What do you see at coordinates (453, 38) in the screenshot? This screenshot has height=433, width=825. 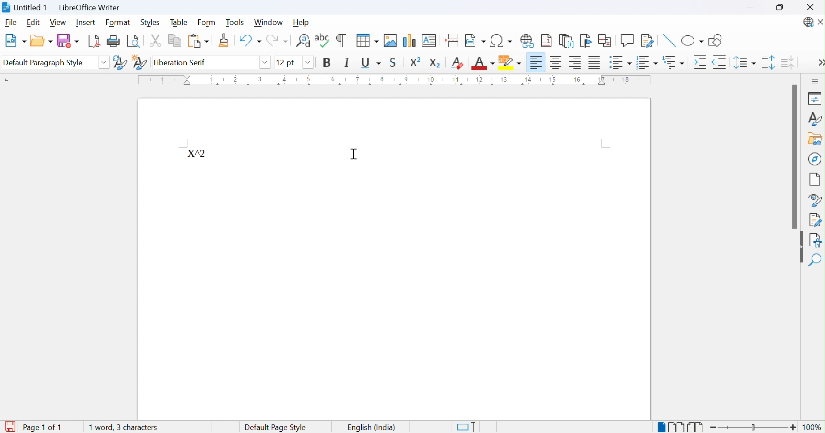 I see `Insert page break` at bounding box center [453, 38].